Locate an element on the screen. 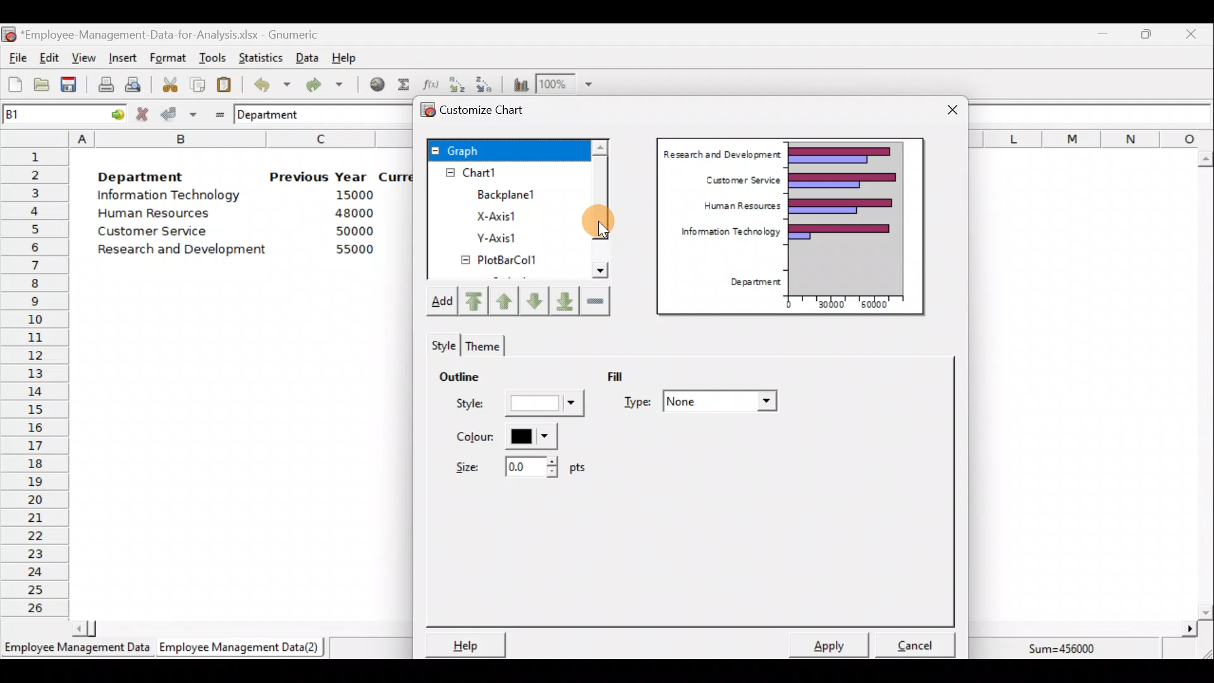  Scroll bar is located at coordinates (607, 211).